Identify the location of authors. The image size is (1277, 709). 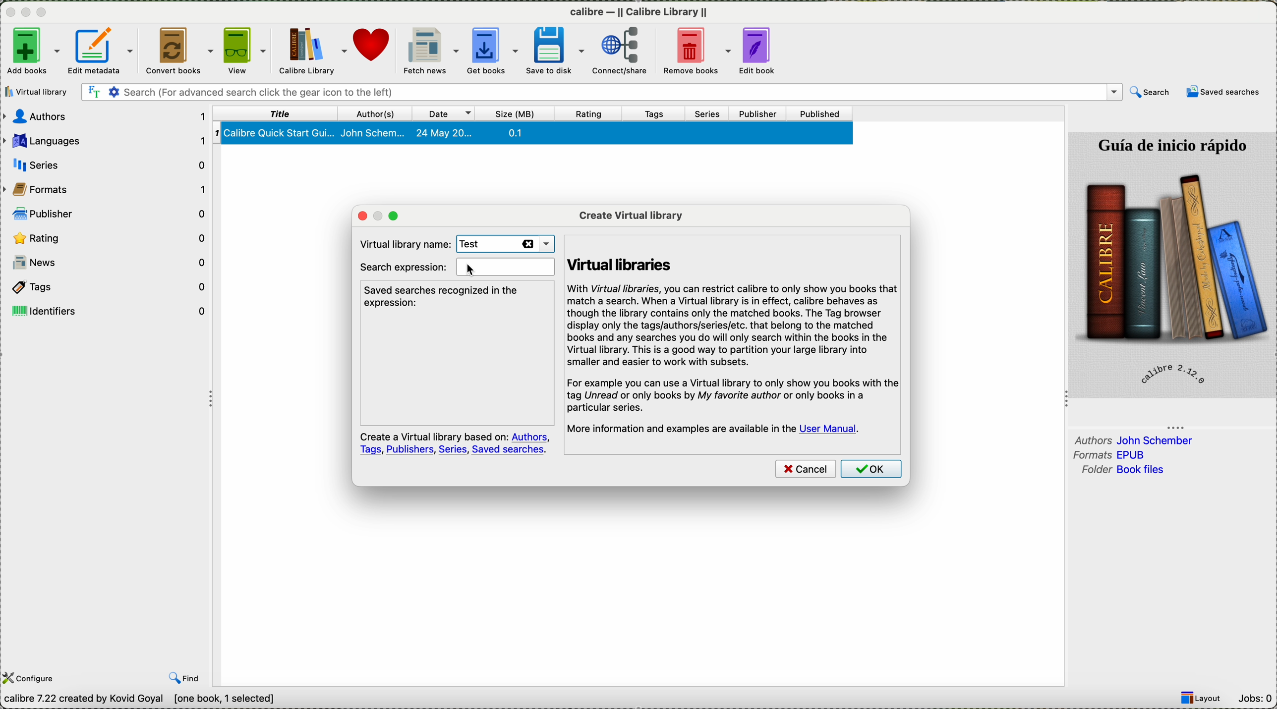
(1134, 439).